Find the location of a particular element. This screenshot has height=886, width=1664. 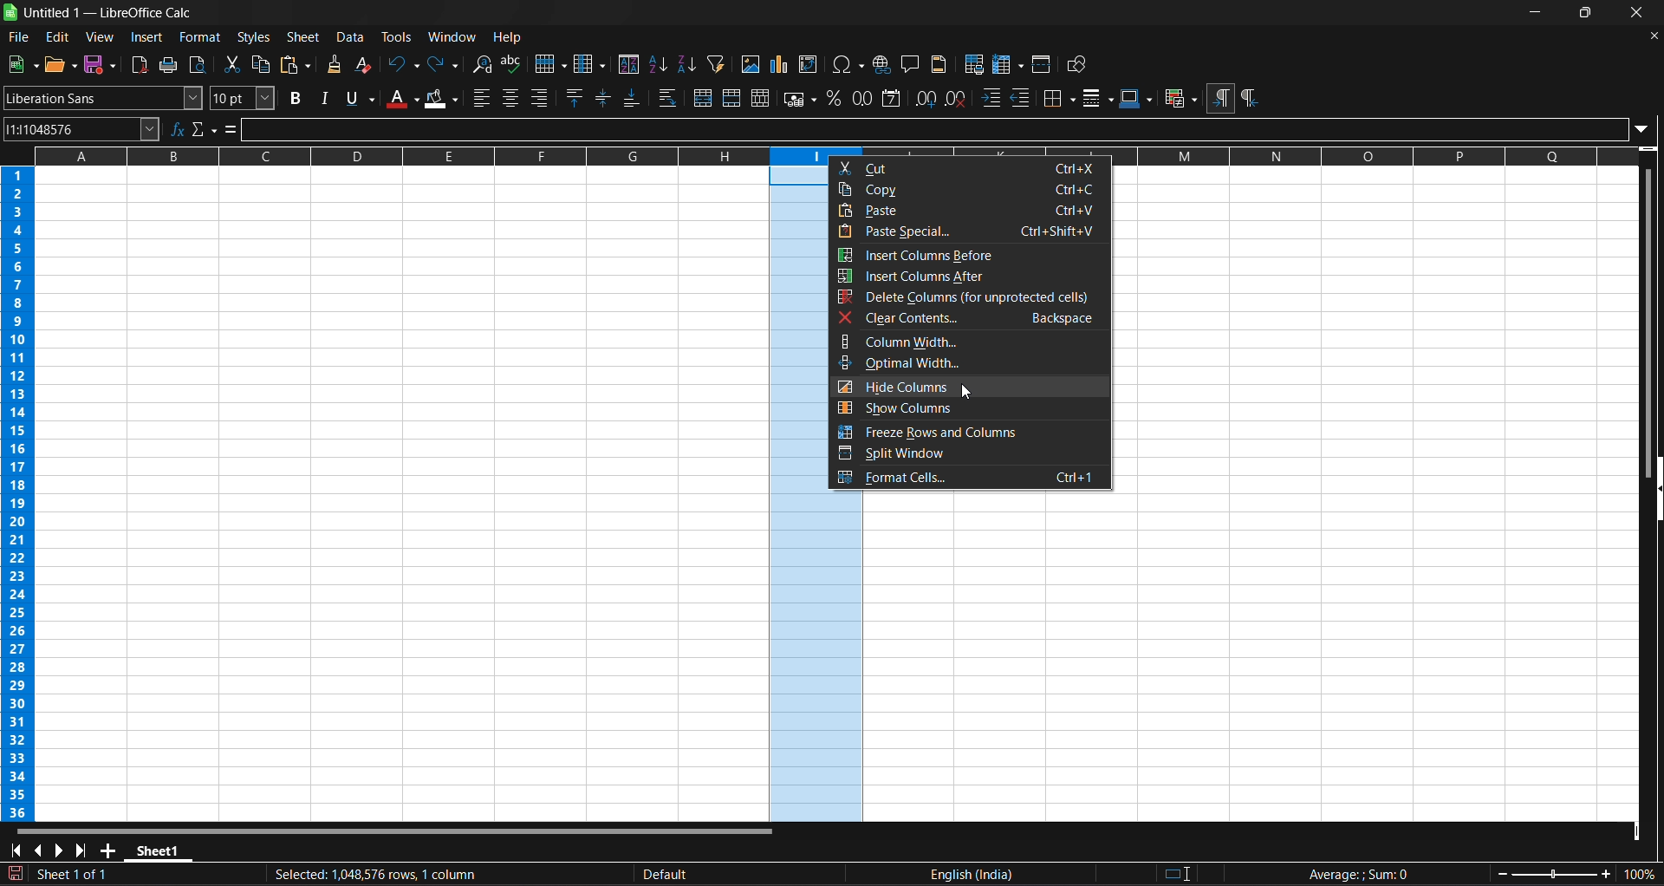

format as date is located at coordinates (894, 100).